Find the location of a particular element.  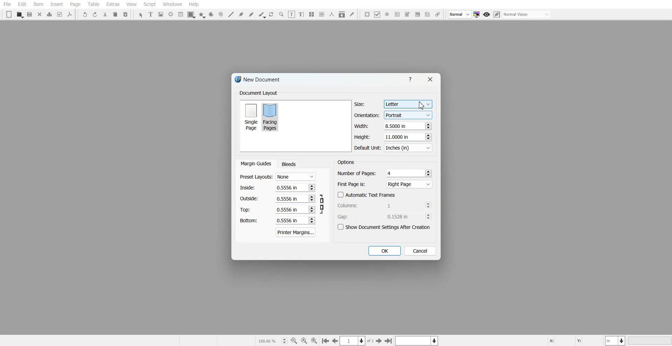

Line is located at coordinates (231, 14).